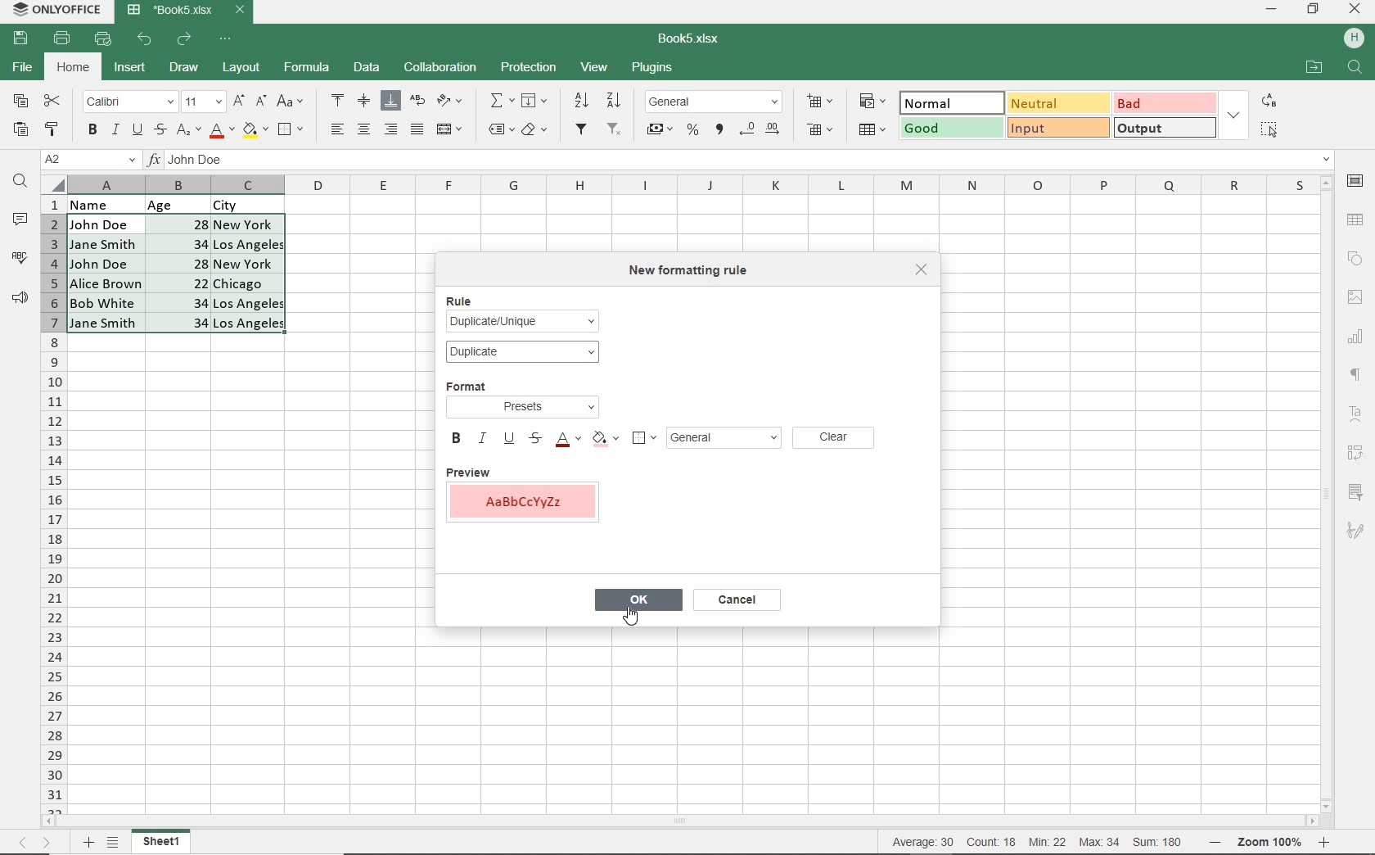 This screenshot has width=1375, height=855. I want to click on CHANGE DECIMAL PLACE, so click(759, 130).